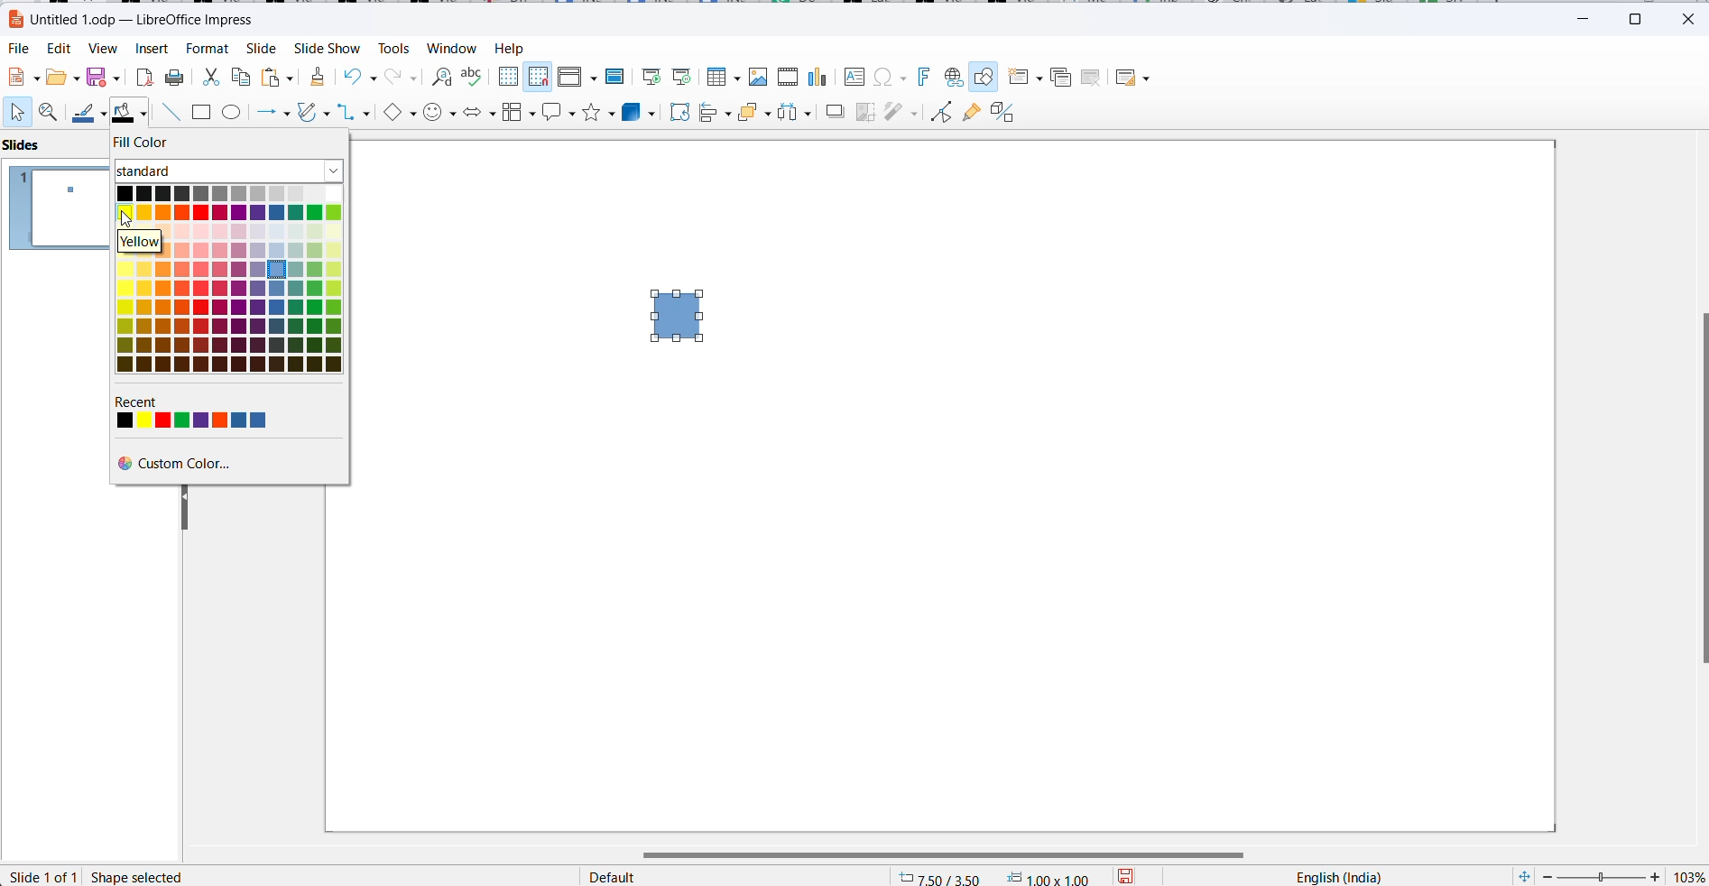 The image size is (1709, 886). I want to click on redo, so click(402, 78).